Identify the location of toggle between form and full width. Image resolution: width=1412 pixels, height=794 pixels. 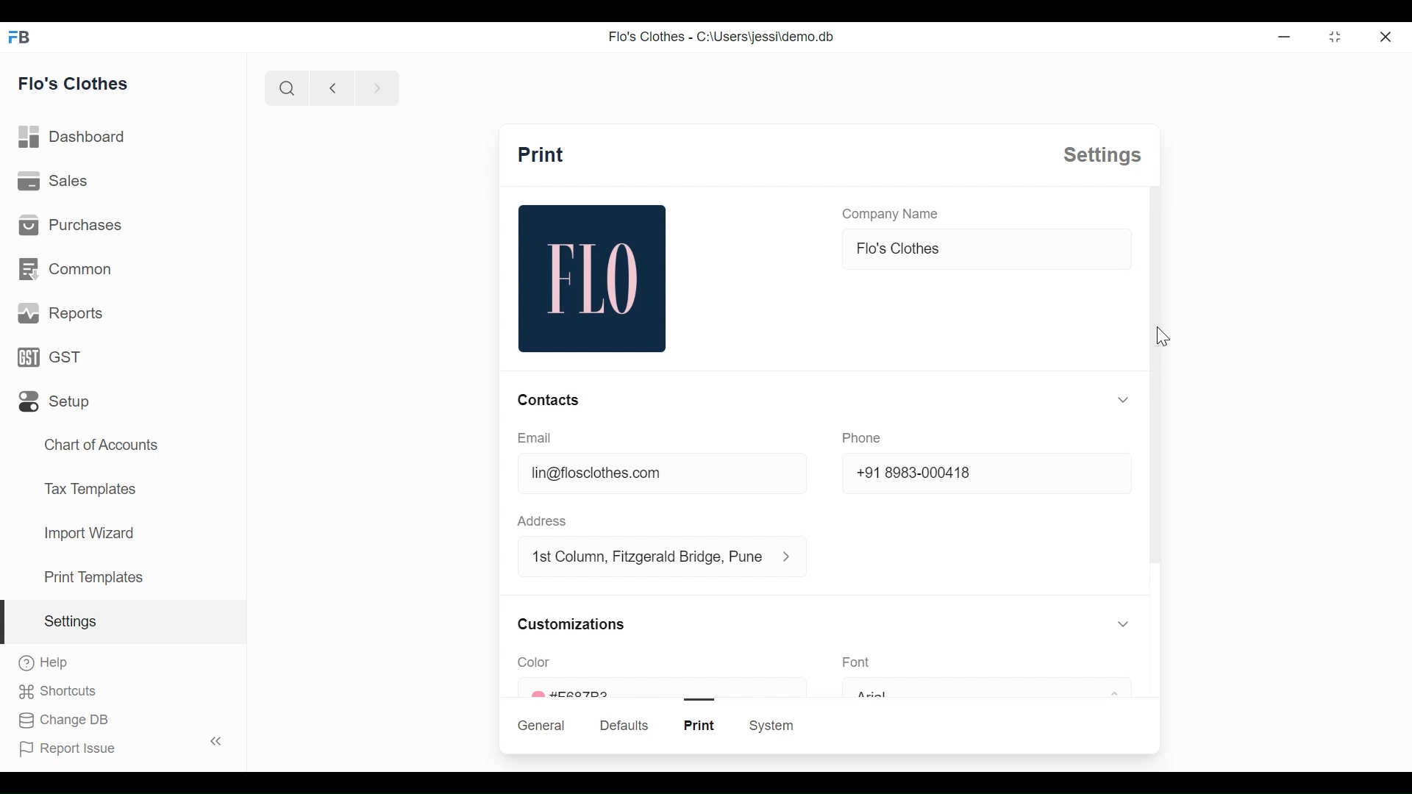
(1336, 37).